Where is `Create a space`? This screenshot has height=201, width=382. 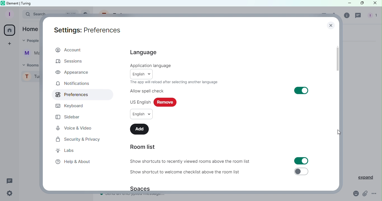
Create a space is located at coordinates (10, 44).